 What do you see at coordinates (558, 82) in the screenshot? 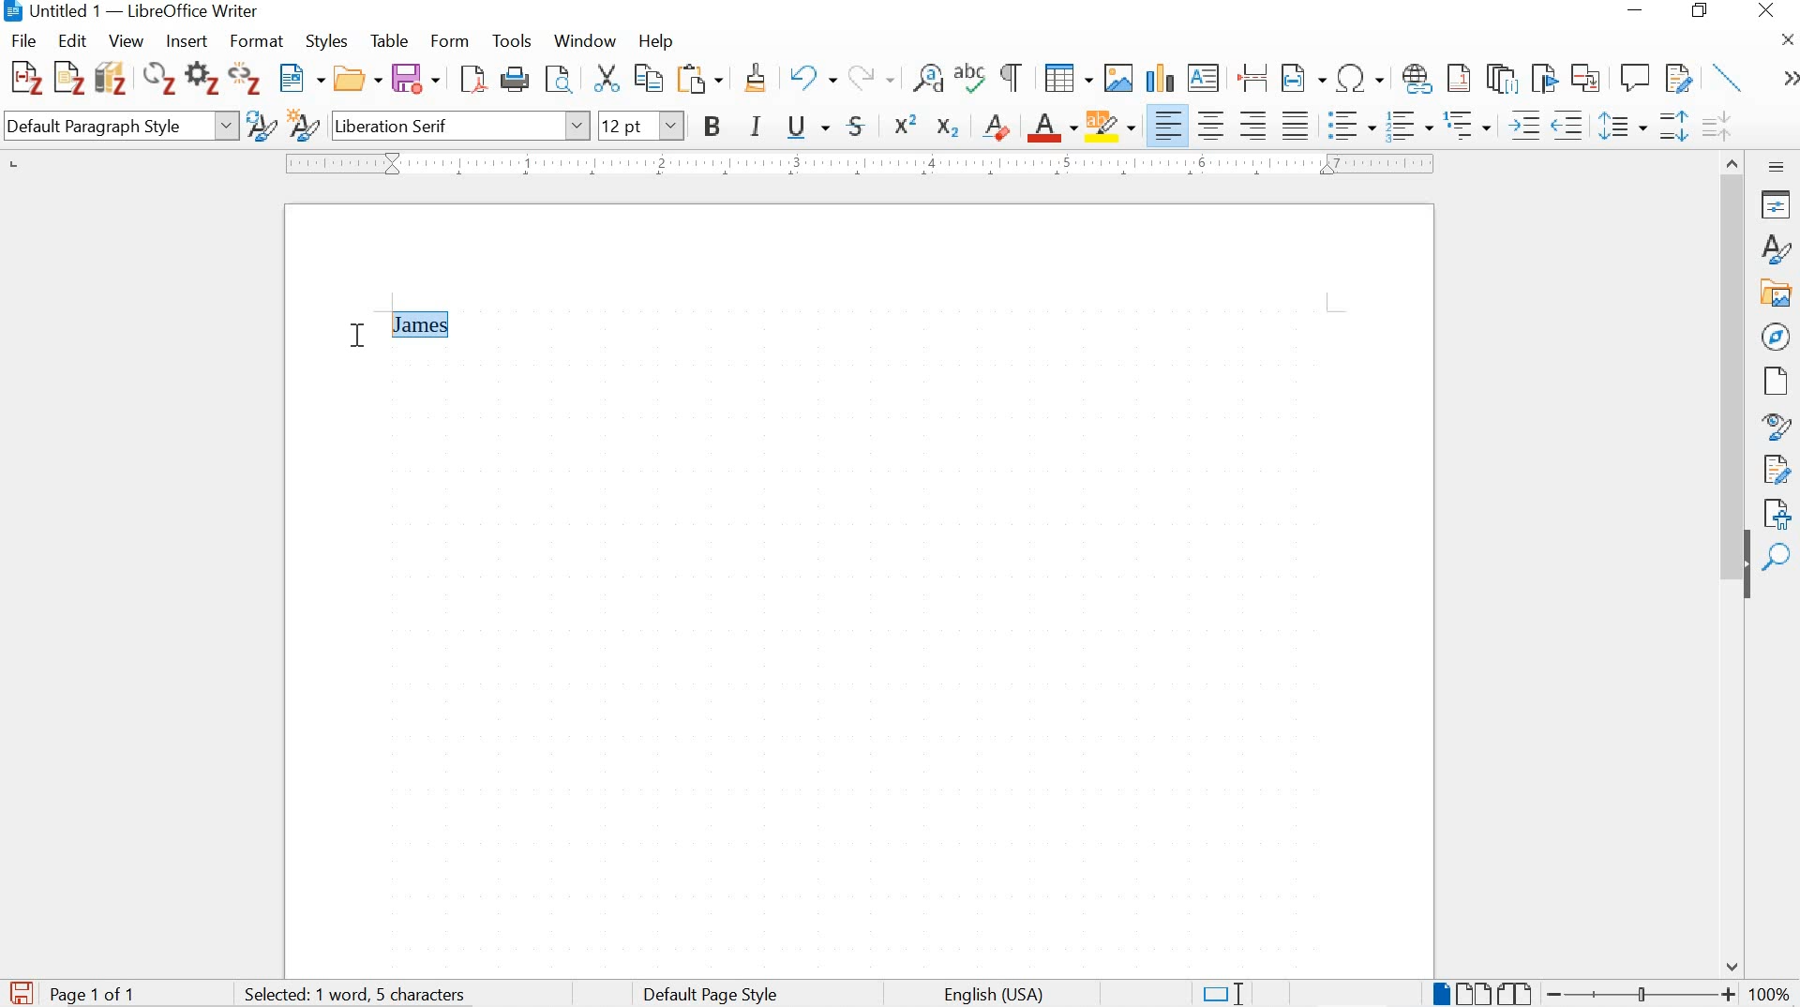
I see `toggle print preview` at bounding box center [558, 82].